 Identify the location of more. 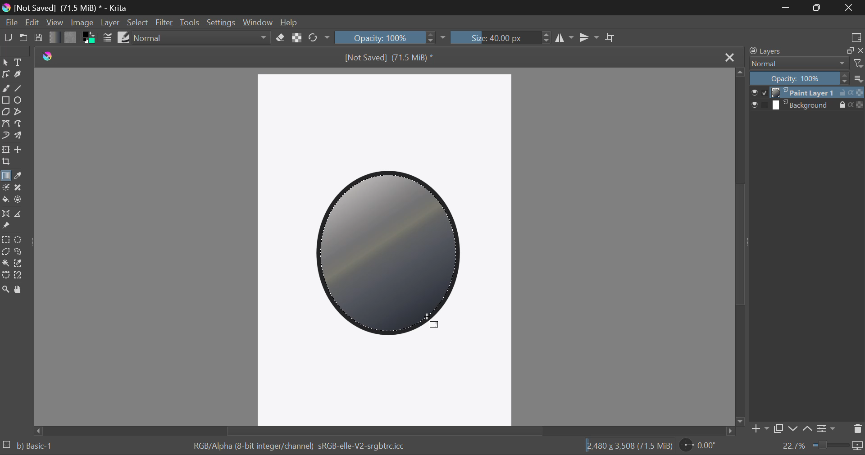
(858, 79).